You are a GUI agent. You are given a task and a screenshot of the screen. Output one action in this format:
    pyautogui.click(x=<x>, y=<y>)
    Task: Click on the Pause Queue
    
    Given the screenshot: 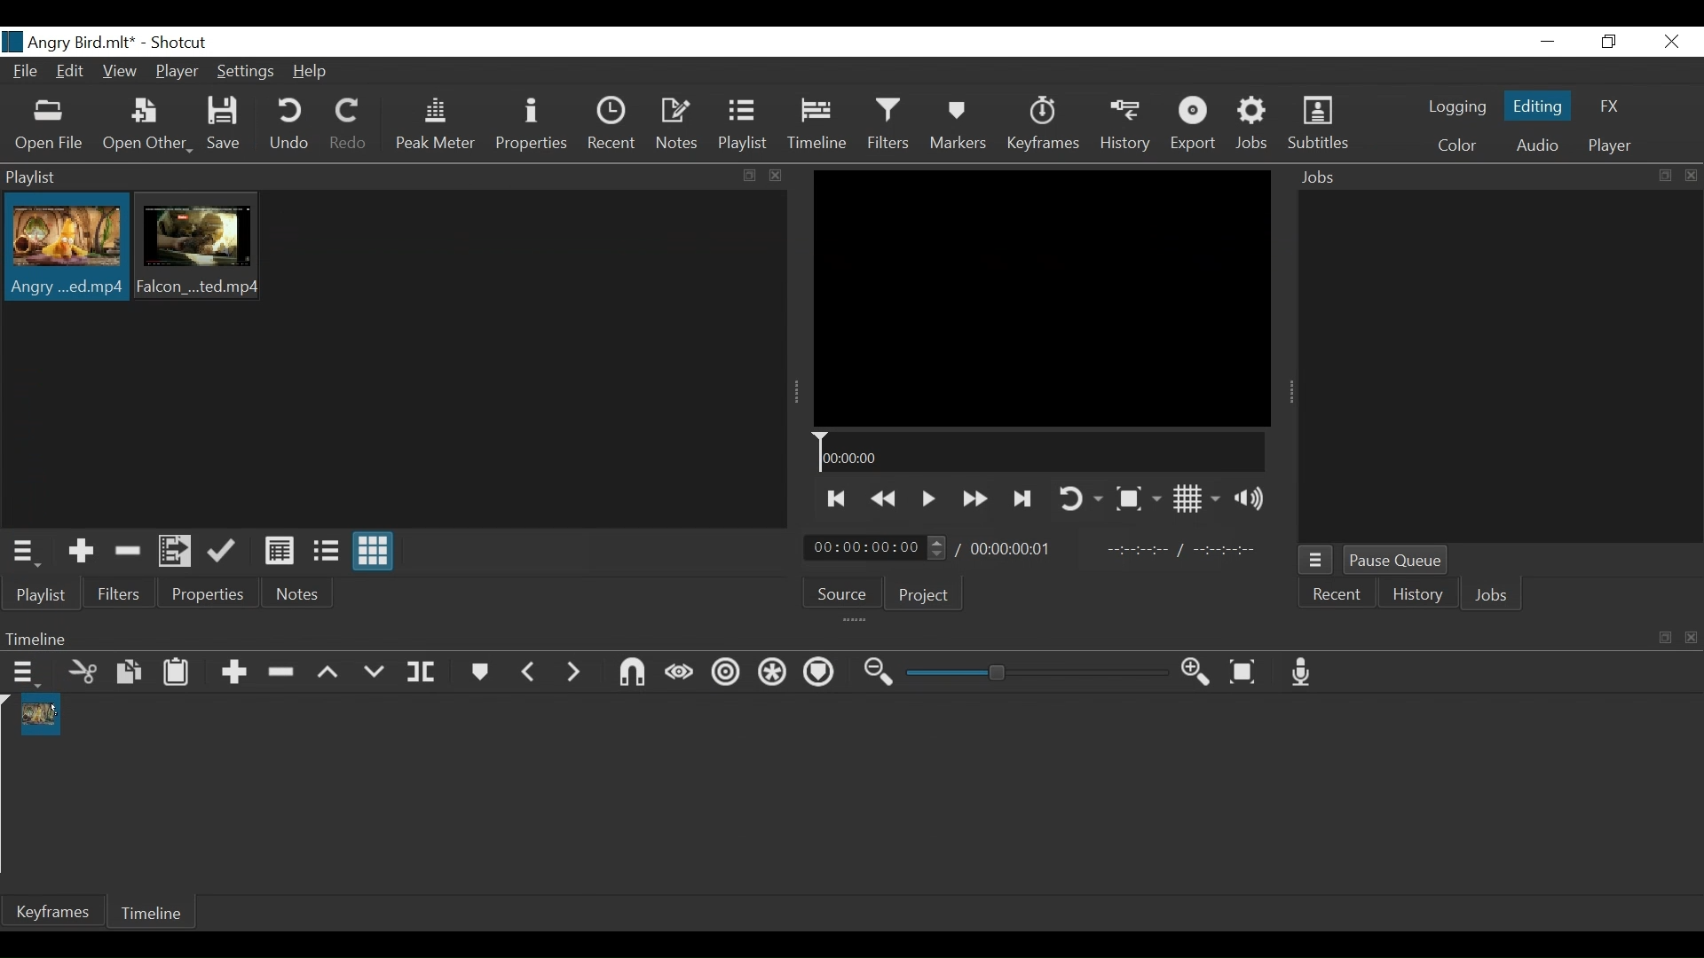 What is the action you would take?
    pyautogui.click(x=1398, y=560)
    